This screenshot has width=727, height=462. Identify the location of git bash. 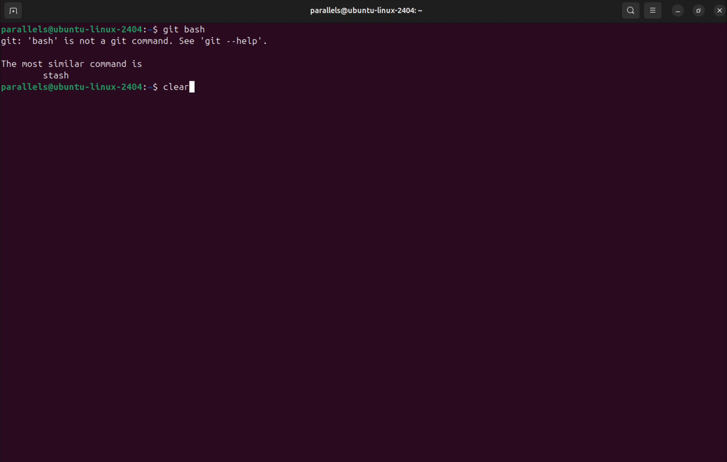
(186, 29).